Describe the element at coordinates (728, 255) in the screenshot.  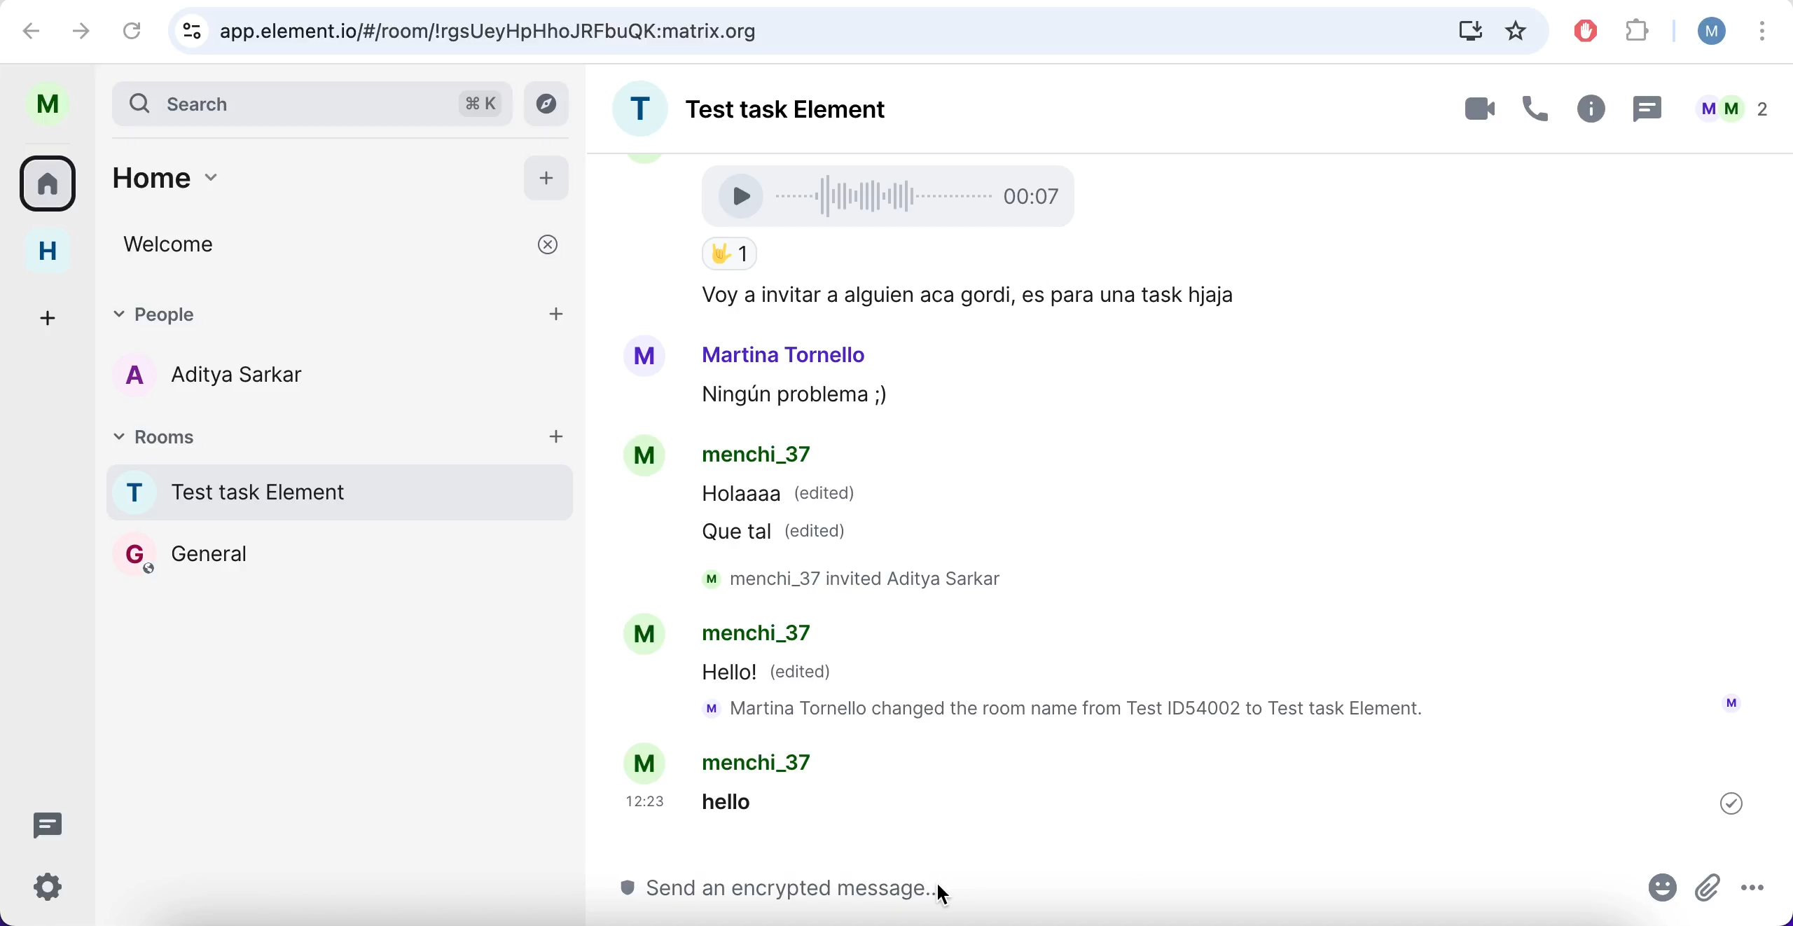
I see `Thumbs up Emoji` at that location.